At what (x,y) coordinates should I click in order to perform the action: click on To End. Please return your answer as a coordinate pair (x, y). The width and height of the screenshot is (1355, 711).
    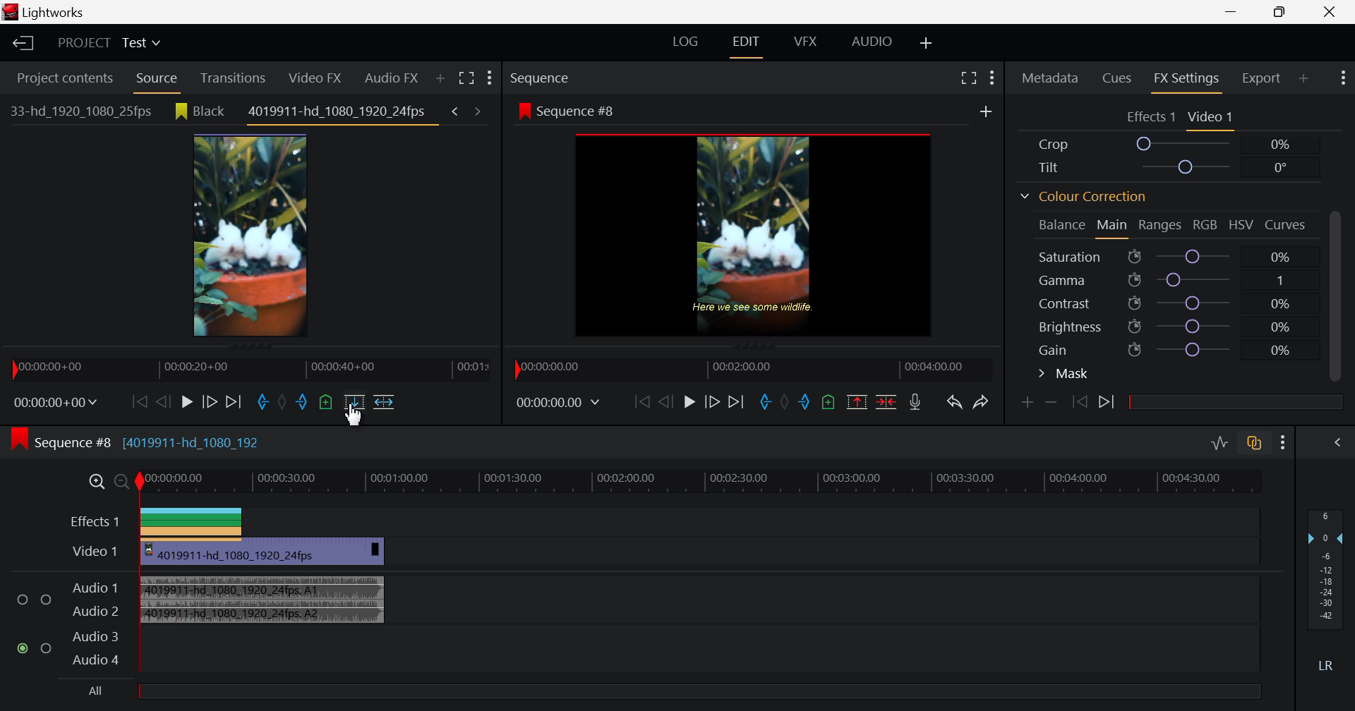
    Looking at the image, I should click on (738, 402).